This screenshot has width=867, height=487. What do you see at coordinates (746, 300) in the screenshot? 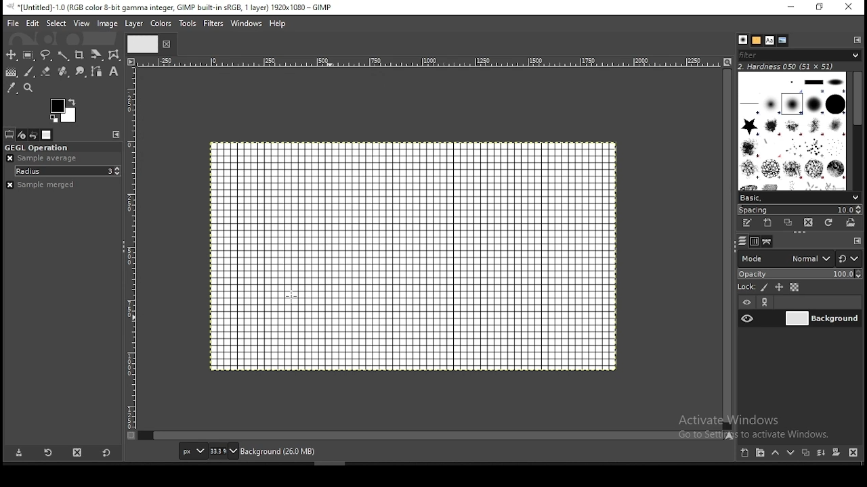
I see `layer visibility` at bounding box center [746, 300].